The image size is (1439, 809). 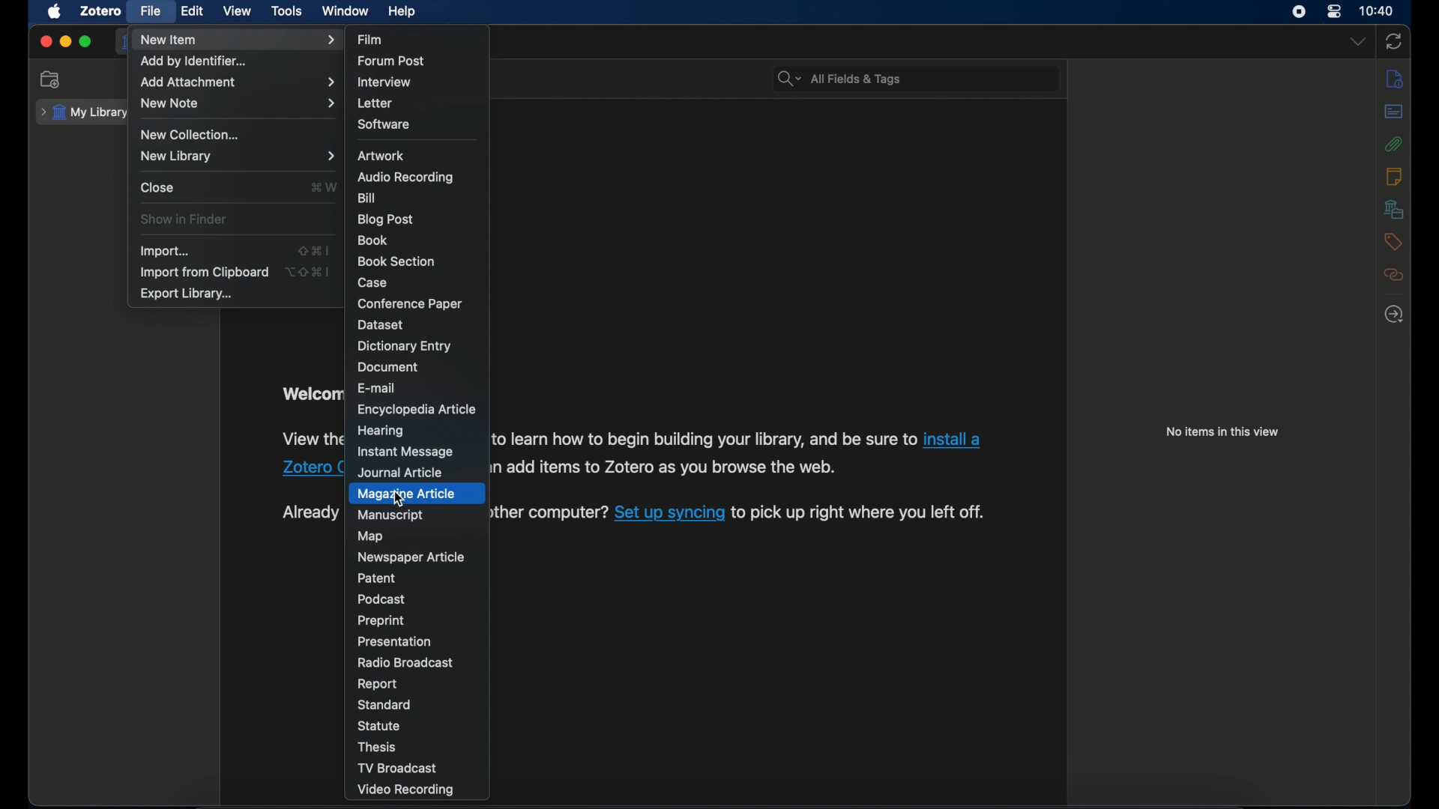 What do you see at coordinates (287, 11) in the screenshot?
I see `tools` at bounding box center [287, 11].